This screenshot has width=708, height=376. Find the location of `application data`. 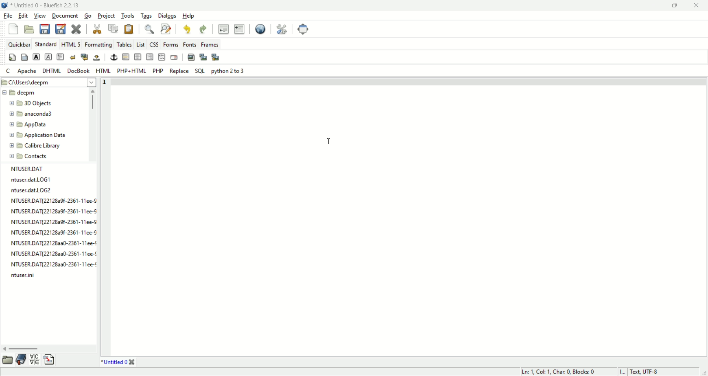

application data is located at coordinates (38, 135).